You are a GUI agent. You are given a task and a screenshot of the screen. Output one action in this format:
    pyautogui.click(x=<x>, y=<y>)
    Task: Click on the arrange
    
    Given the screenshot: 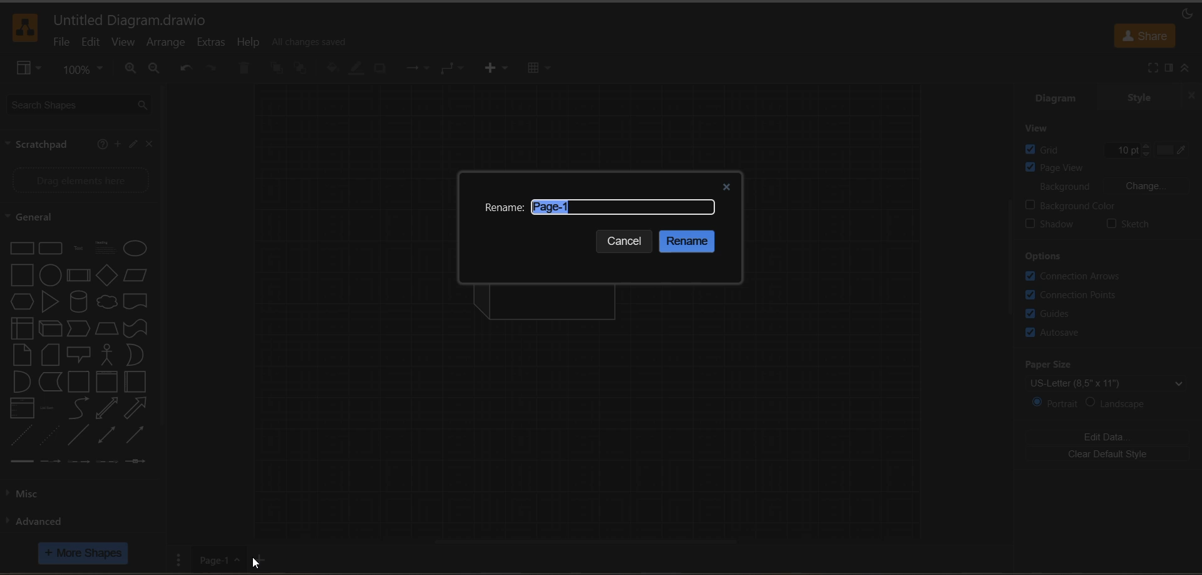 What is the action you would take?
    pyautogui.click(x=170, y=44)
    